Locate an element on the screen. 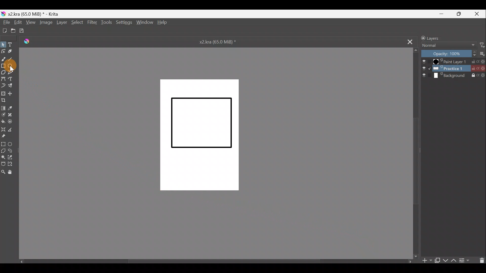  Window is located at coordinates (146, 23).